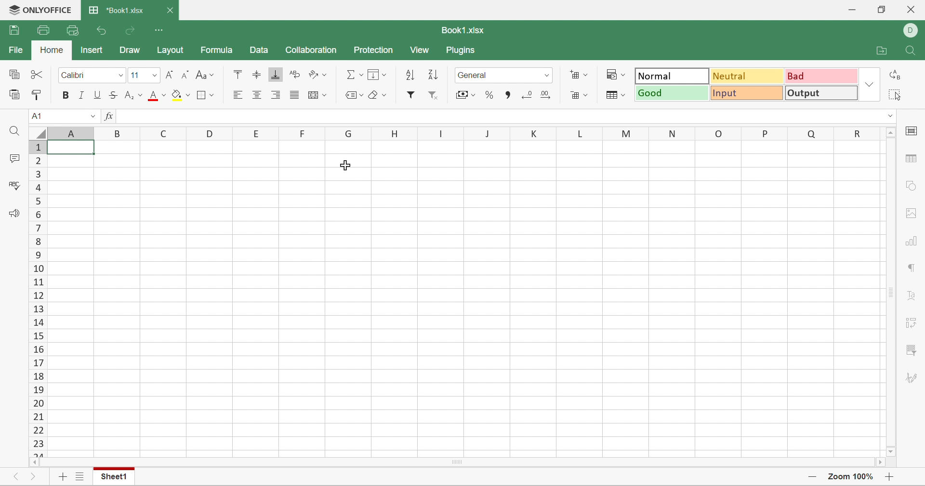  I want to click on Fill color, so click(181, 95).